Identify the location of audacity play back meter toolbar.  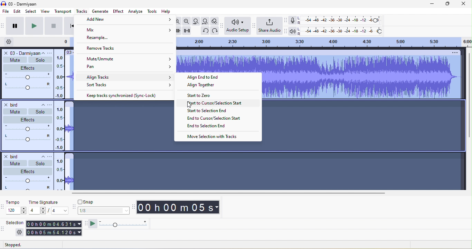
(287, 31).